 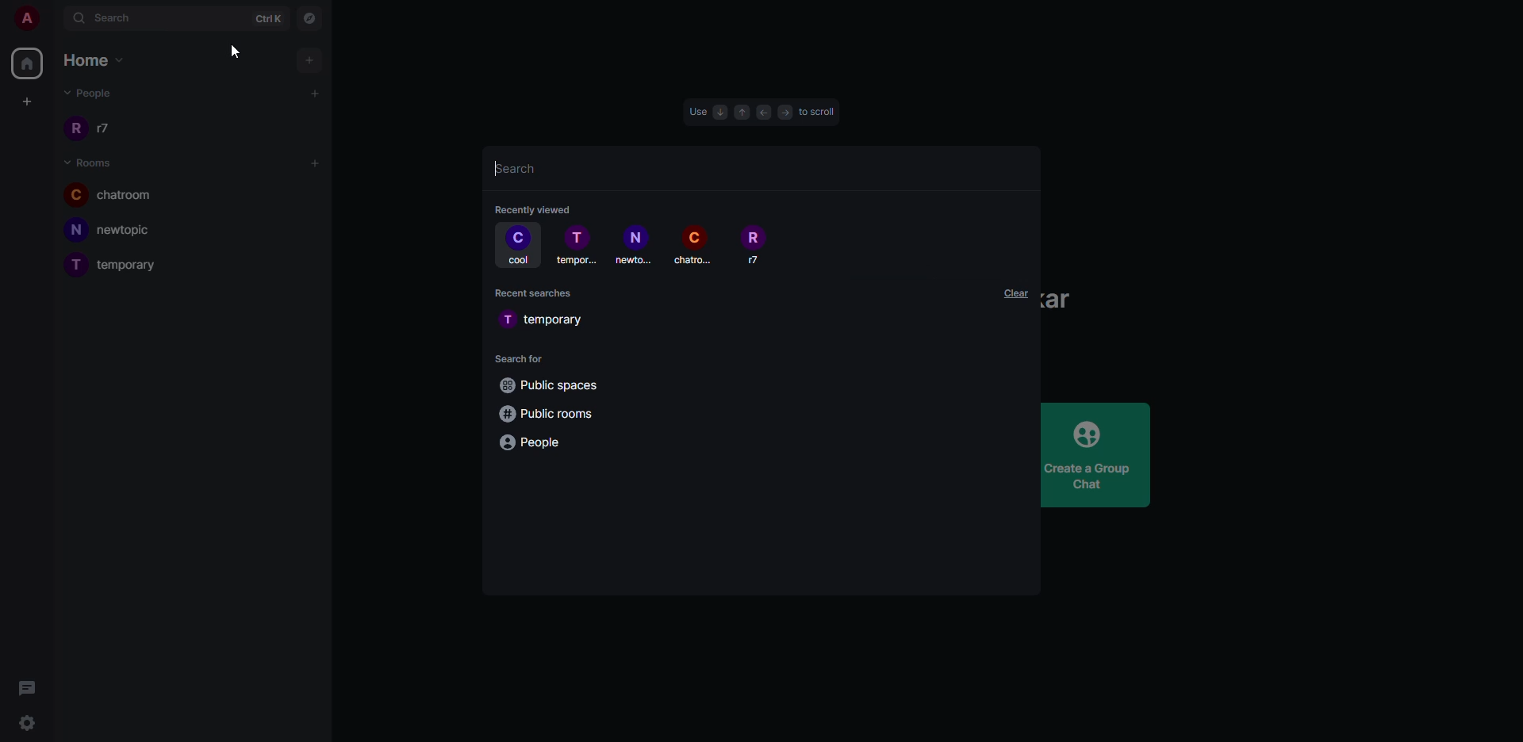 What do you see at coordinates (535, 208) in the screenshot?
I see `recently viewed` at bounding box center [535, 208].